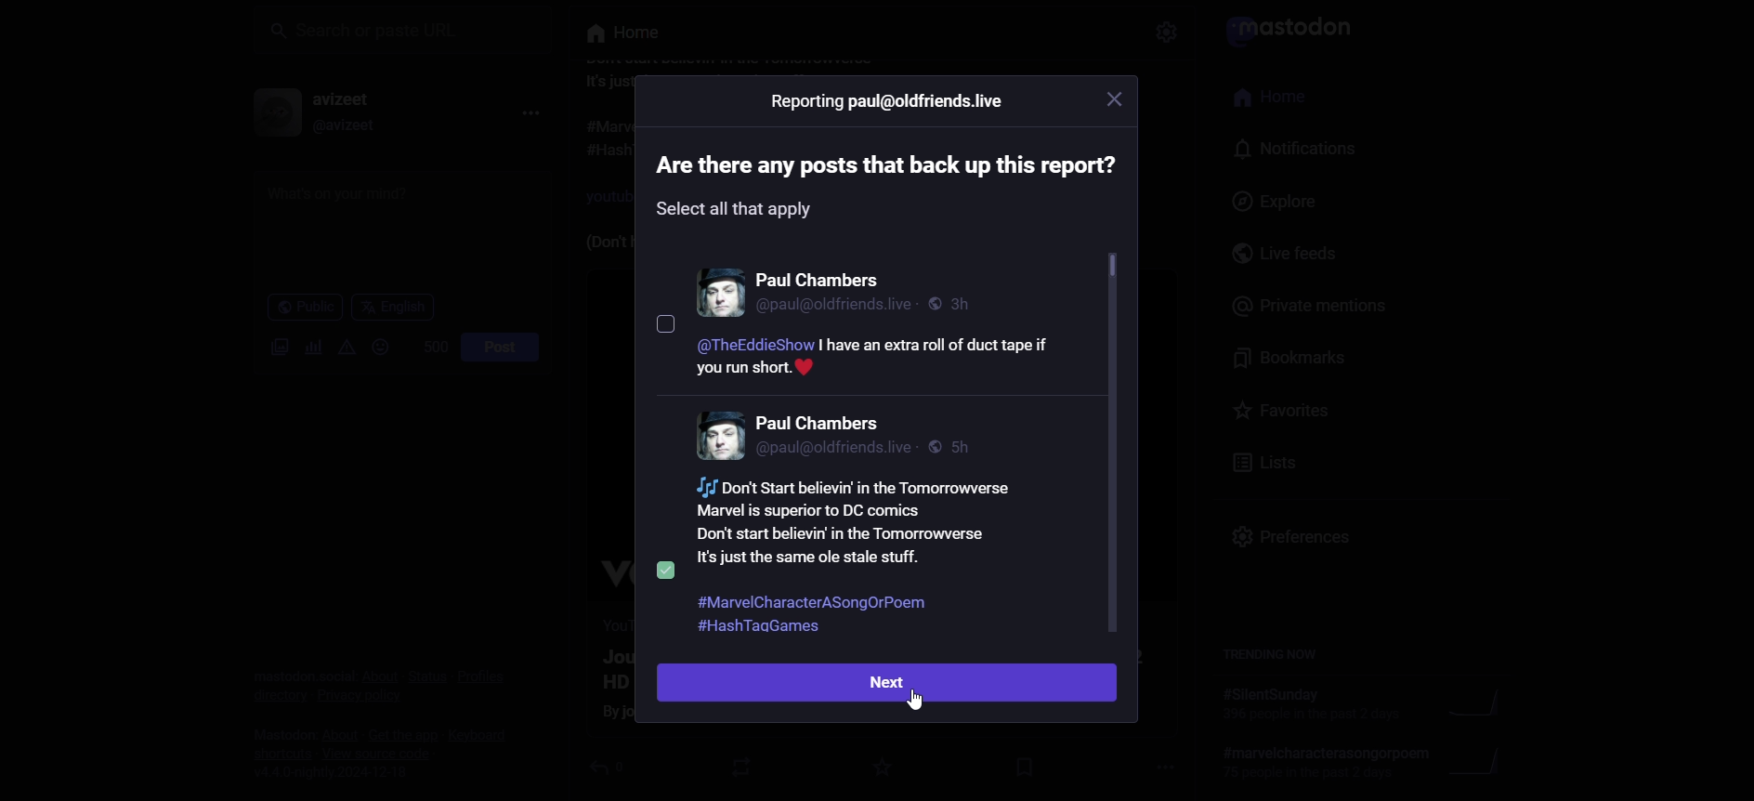 This screenshot has height=801, width=1754. I want to click on , so click(668, 568).